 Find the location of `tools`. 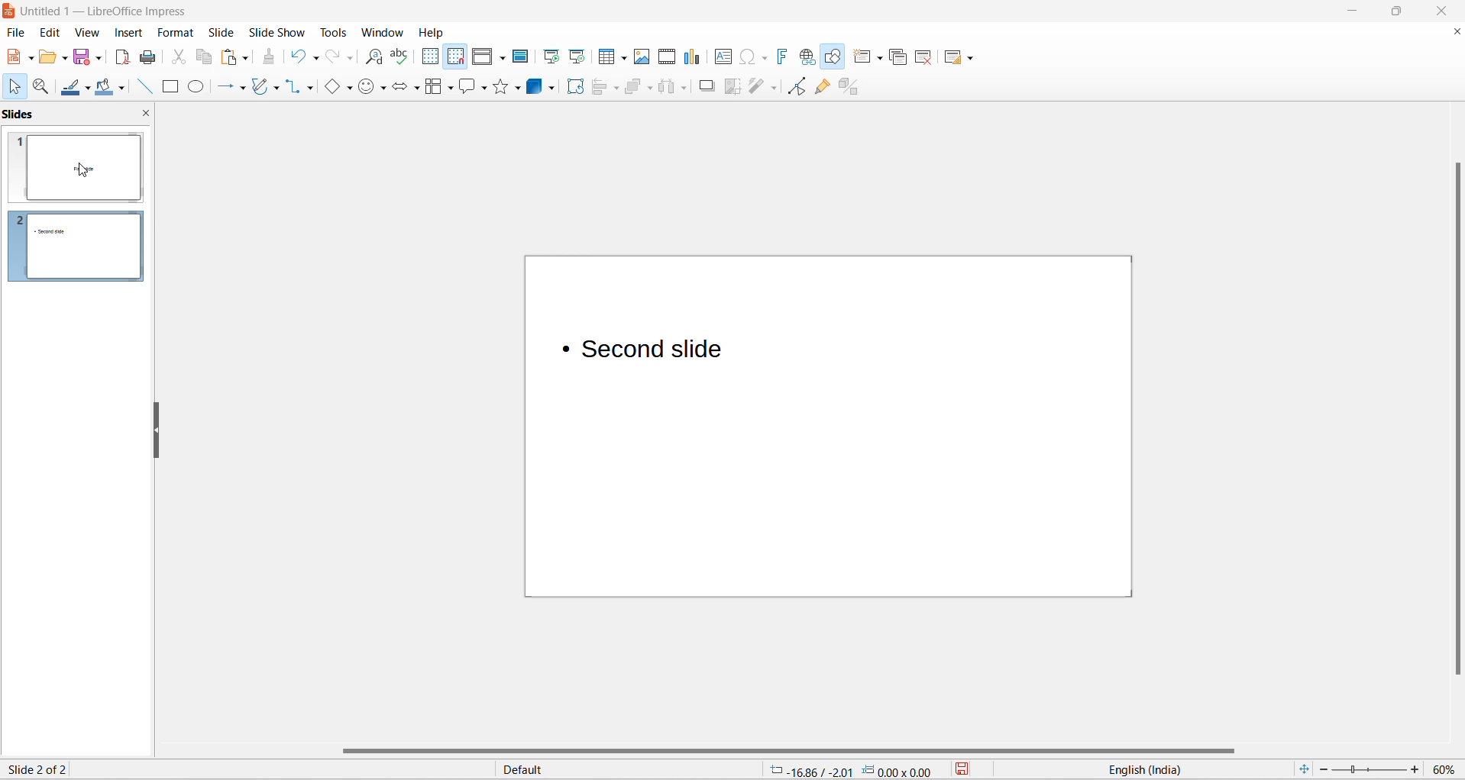

tools is located at coordinates (335, 31).